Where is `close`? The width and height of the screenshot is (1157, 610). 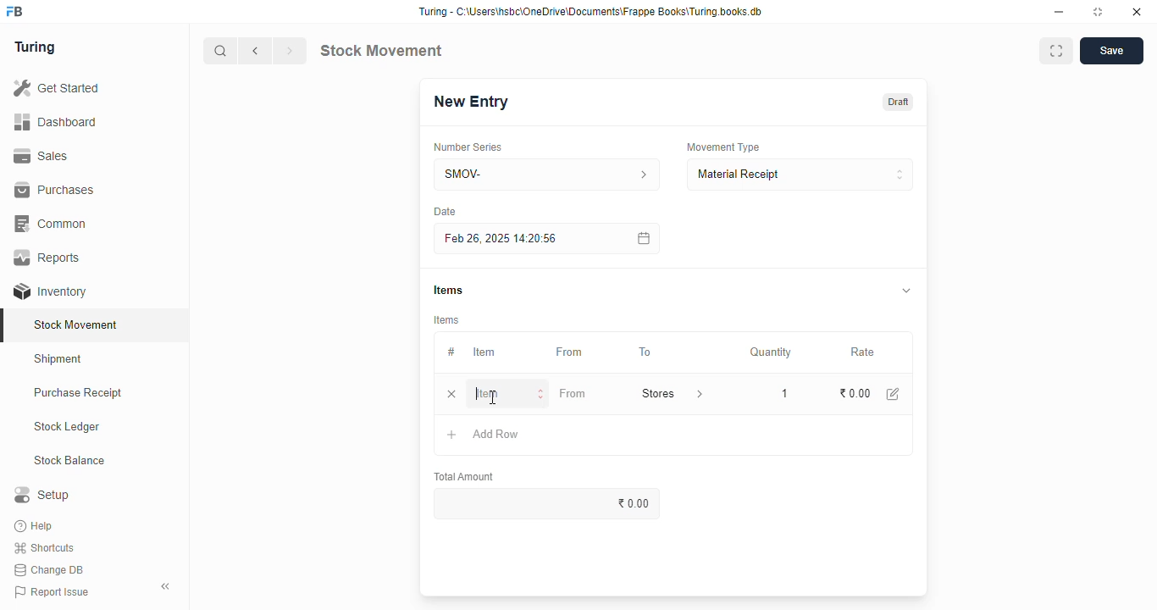 close is located at coordinates (1137, 12).